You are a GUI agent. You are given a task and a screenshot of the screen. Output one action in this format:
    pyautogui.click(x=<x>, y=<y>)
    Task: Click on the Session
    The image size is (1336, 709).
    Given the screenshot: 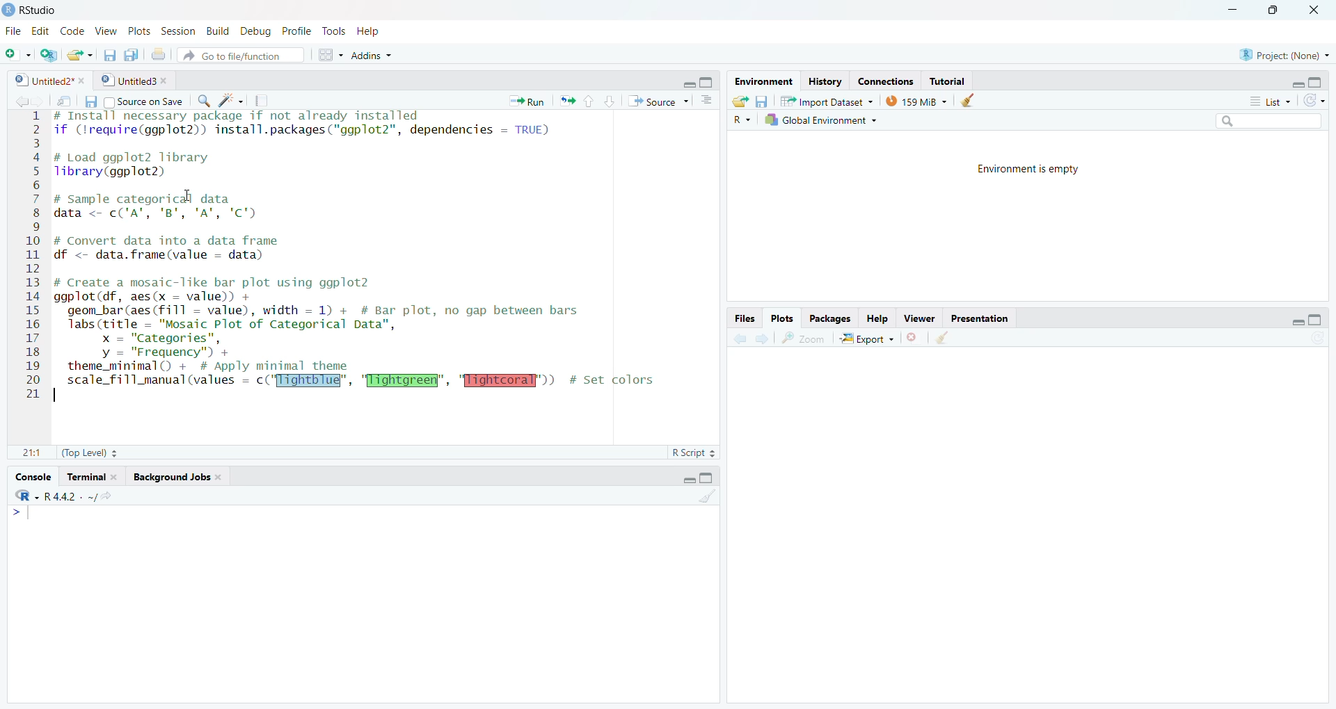 What is the action you would take?
    pyautogui.click(x=179, y=33)
    